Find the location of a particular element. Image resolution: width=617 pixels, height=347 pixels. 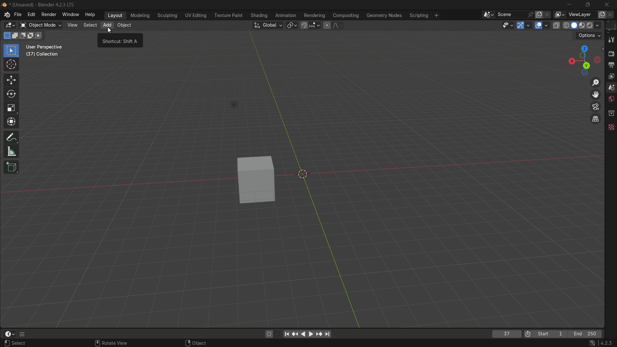

view layer is located at coordinates (610, 76).